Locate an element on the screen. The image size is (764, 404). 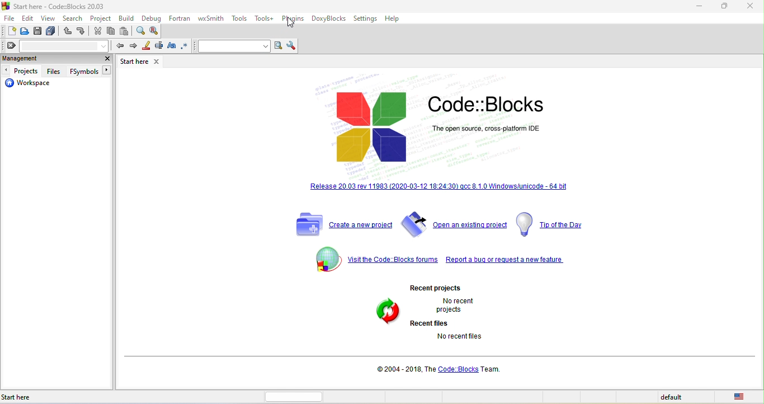
start here is located at coordinates (39, 396).